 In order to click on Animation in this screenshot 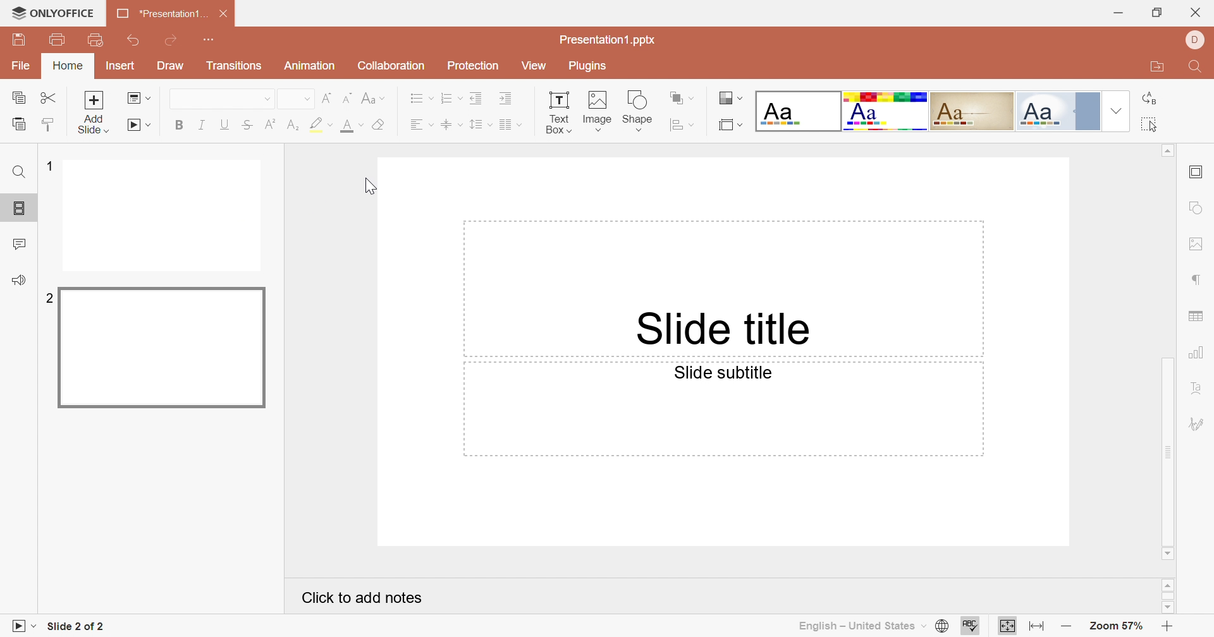, I will do `click(312, 66)`.